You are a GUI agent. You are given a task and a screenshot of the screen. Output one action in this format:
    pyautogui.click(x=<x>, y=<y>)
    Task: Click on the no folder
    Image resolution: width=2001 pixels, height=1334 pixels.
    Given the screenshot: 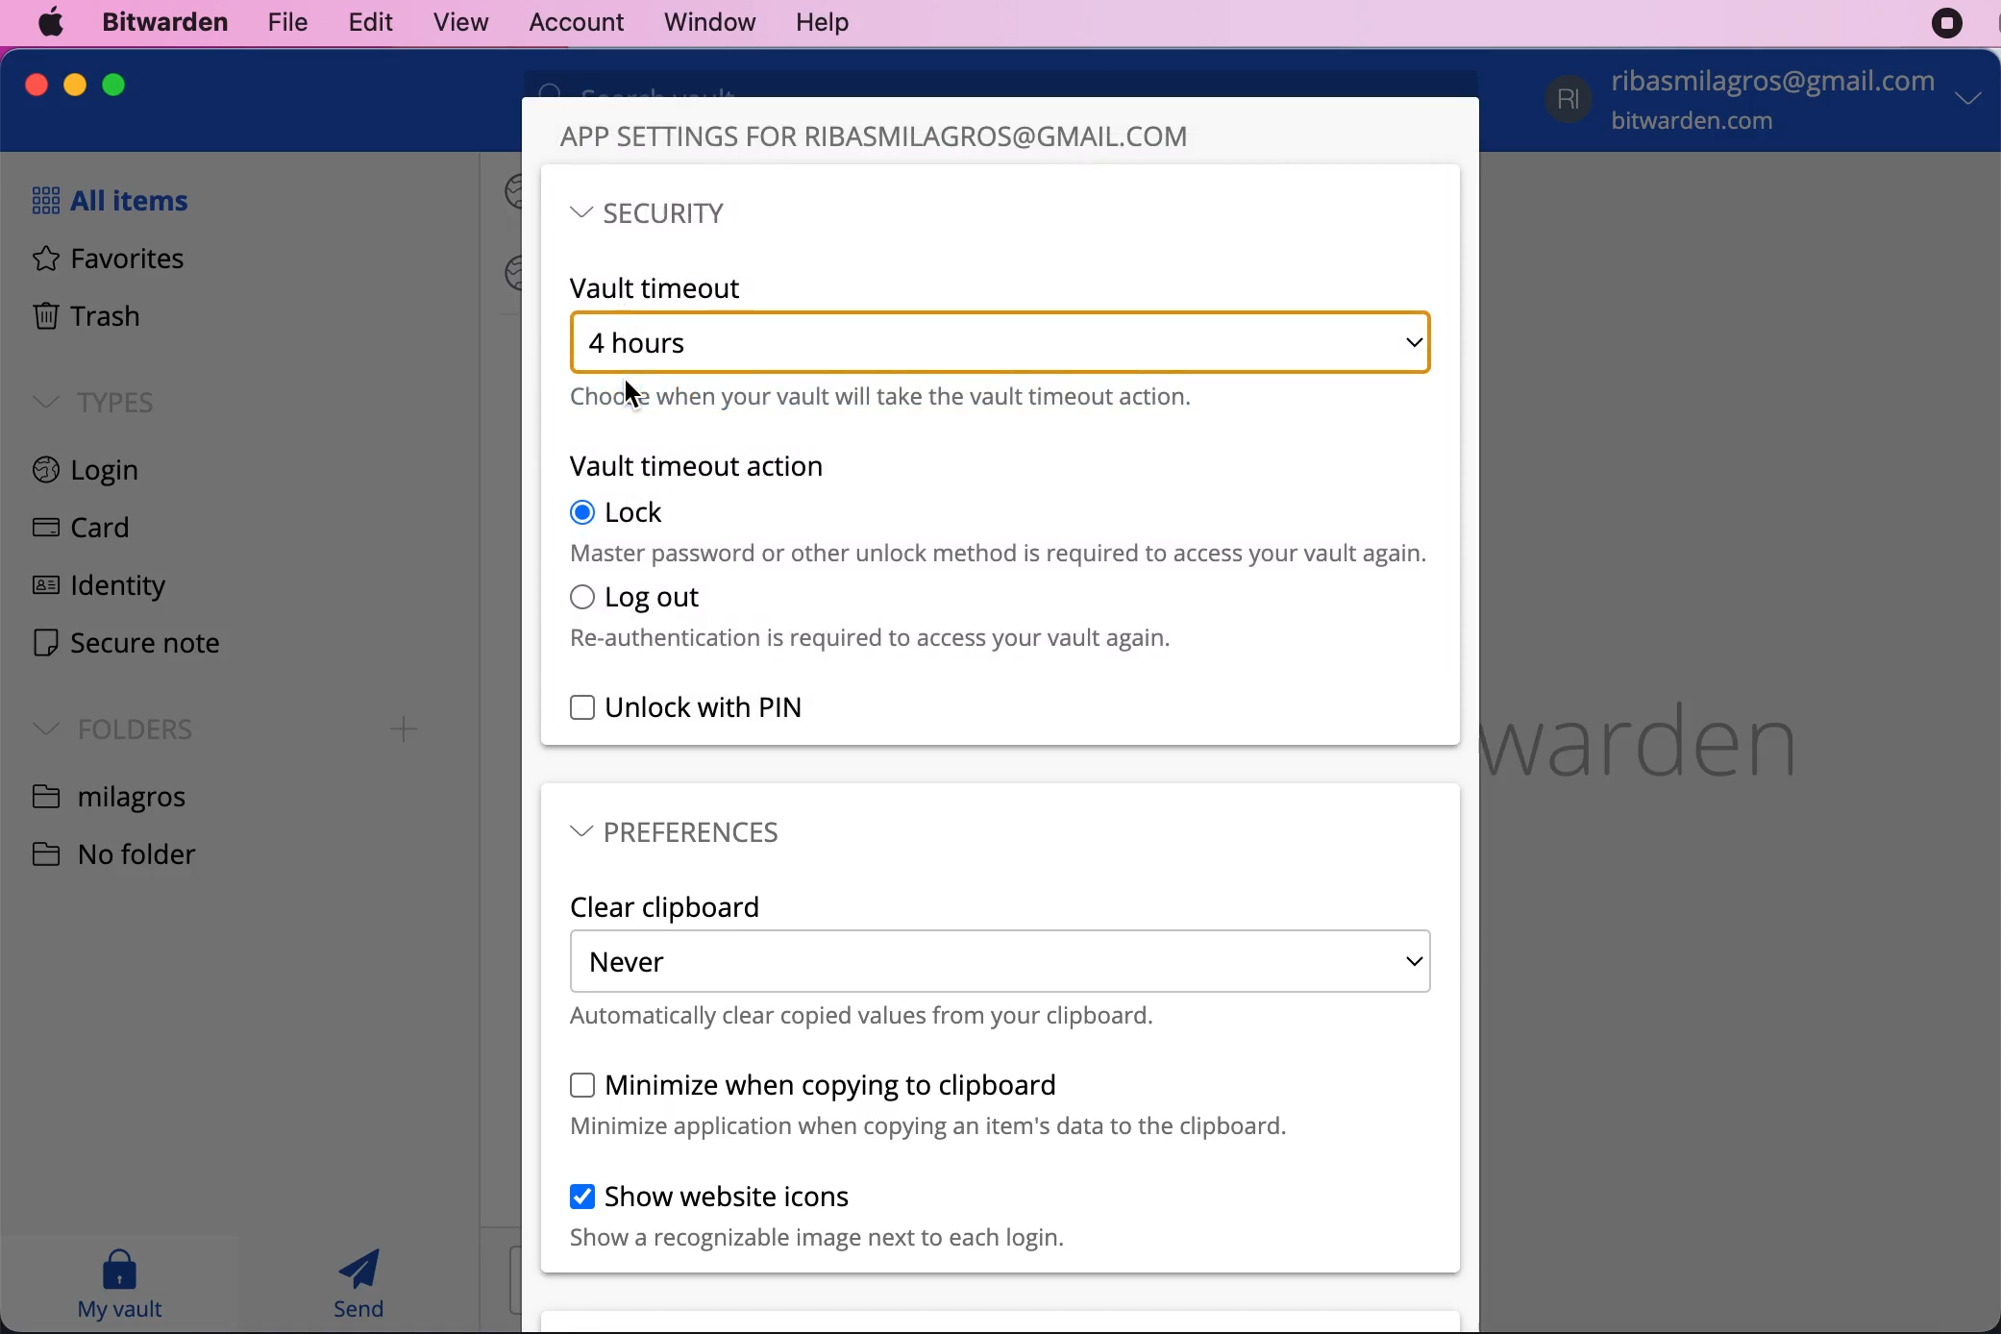 What is the action you would take?
    pyautogui.click(x=130, y=852)
    